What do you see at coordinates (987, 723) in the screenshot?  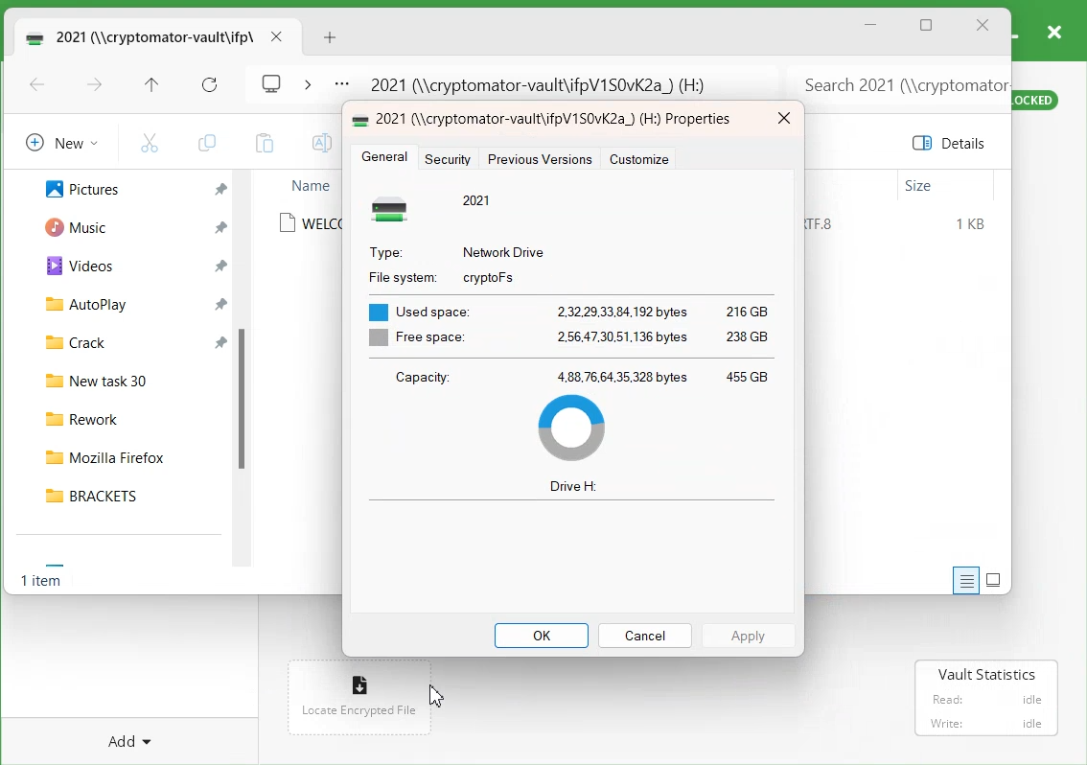 I see `Write: idle` at bounding box center [987, 723].